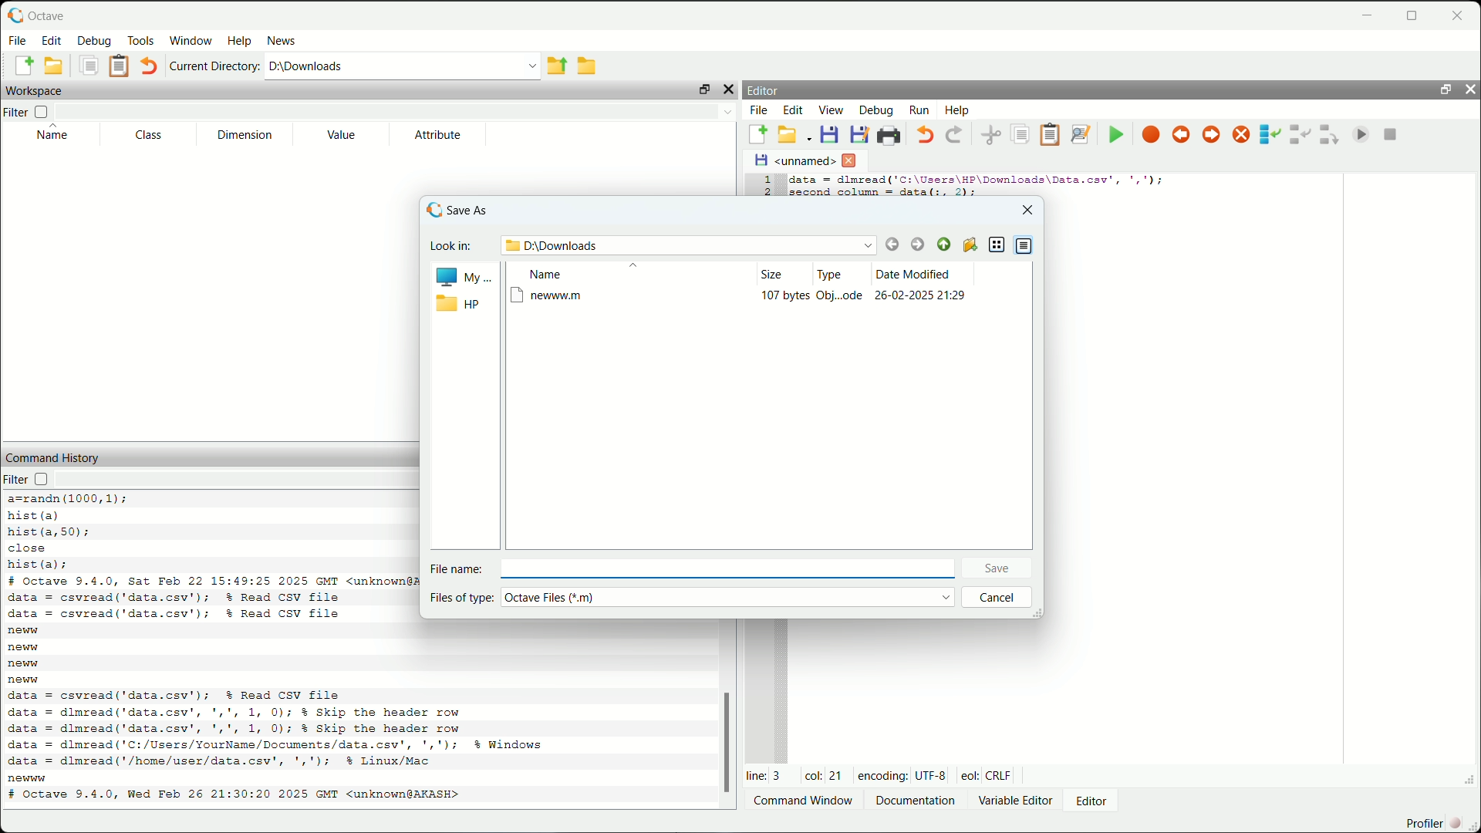 This screenshot has height=833, width=1481. I want to click on copy, so click(90, 68).